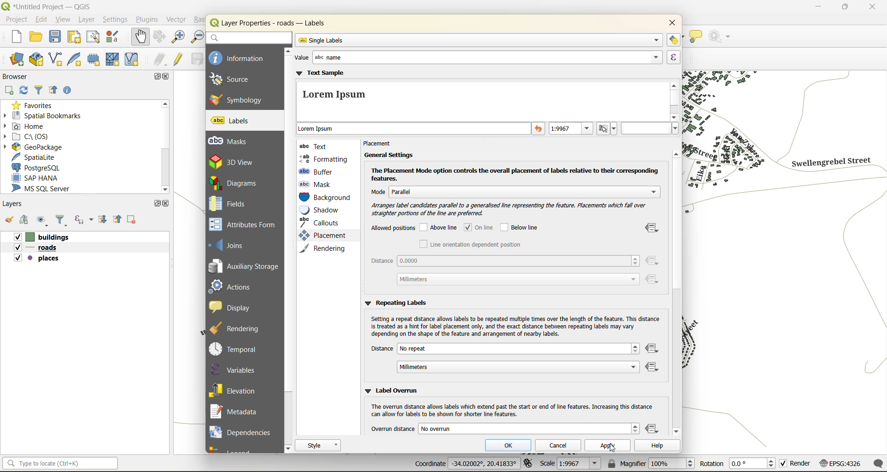 The height and width of the screenshot is (472, 887). Describe the element at coordinates (248, 37) in the screenshot. I see `search` at that location.